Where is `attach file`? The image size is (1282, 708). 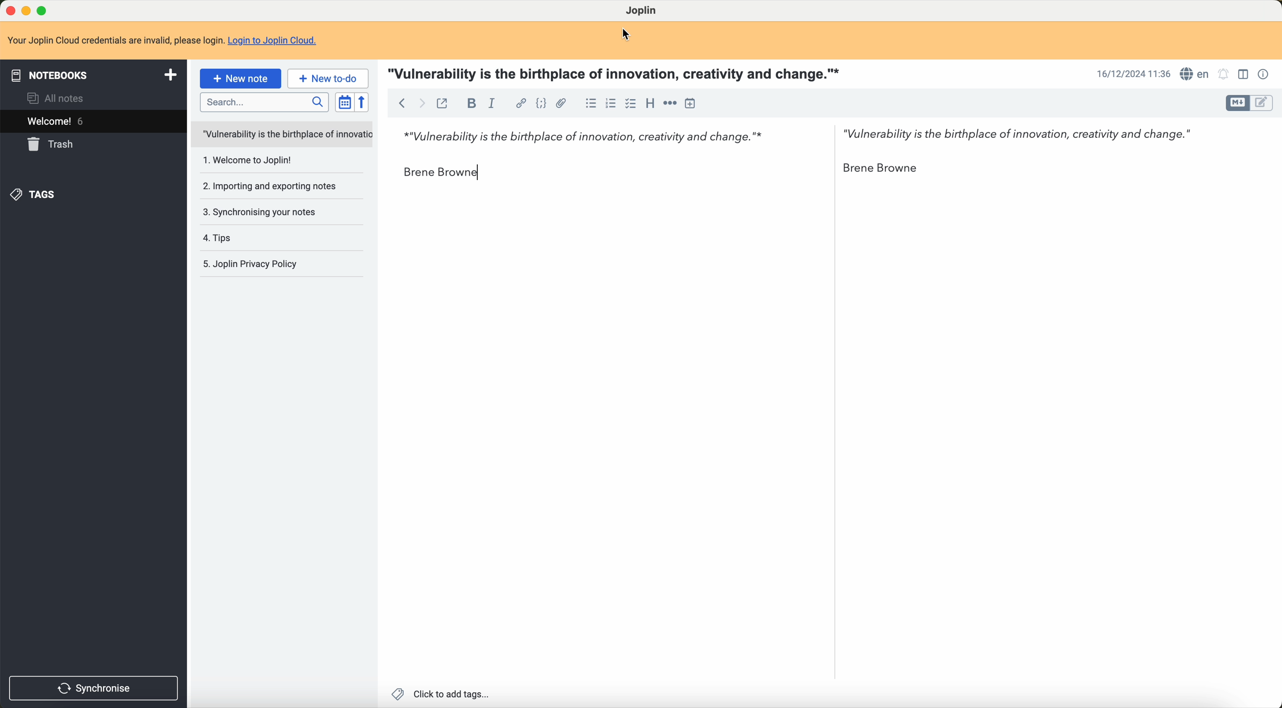
attach file is located at coordinates (561, 103).